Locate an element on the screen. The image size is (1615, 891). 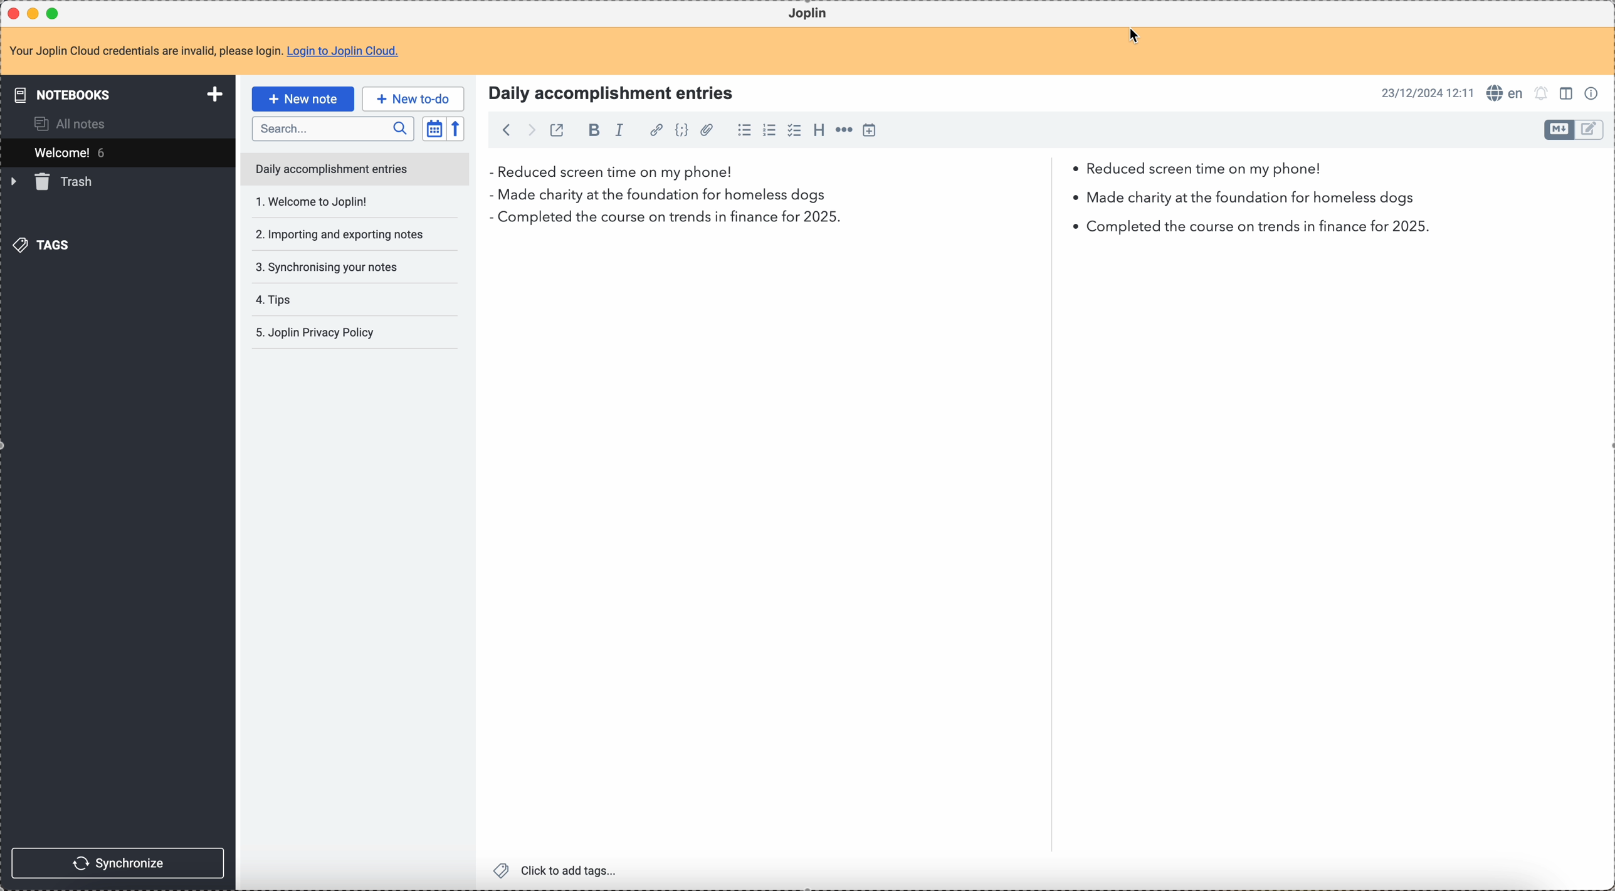
synchronize is located at coordinates (117, 862).